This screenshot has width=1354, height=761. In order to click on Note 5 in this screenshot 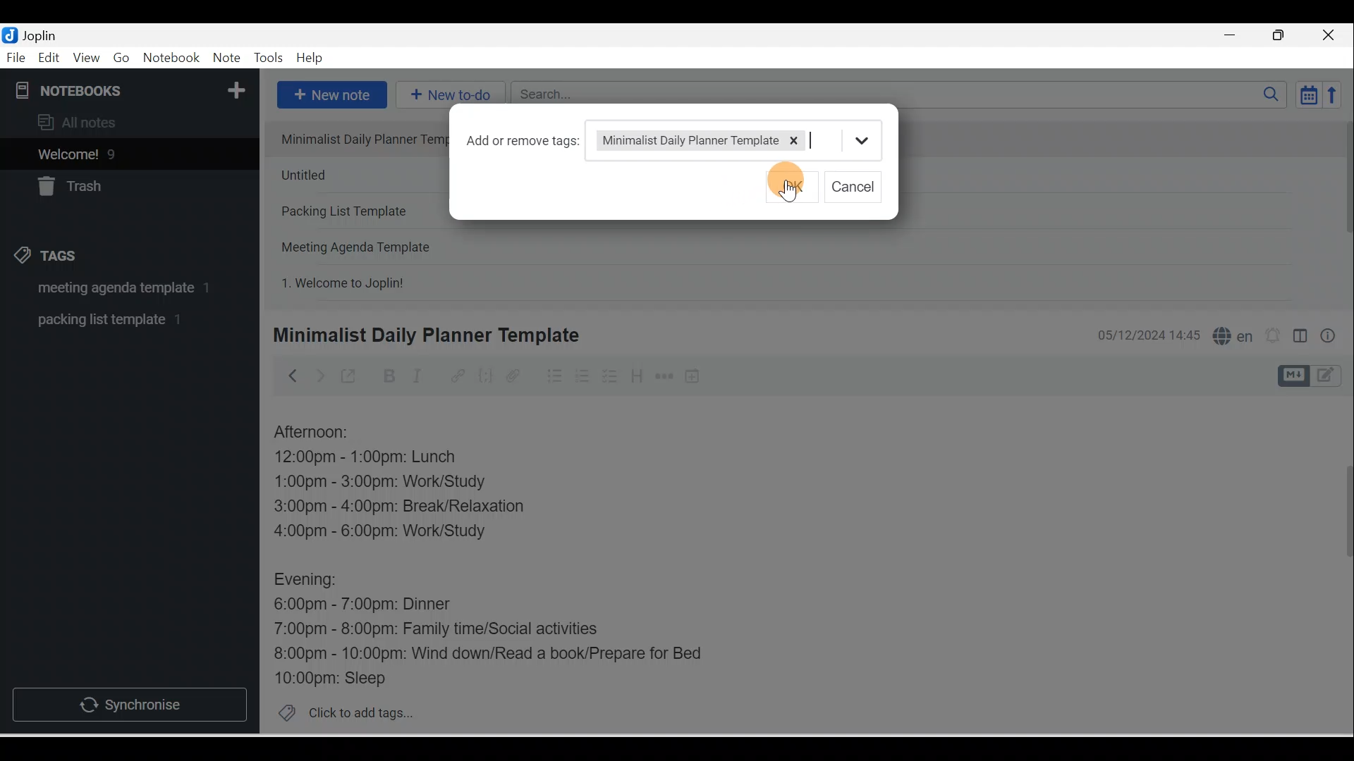, I will do `click(394, 281)`.